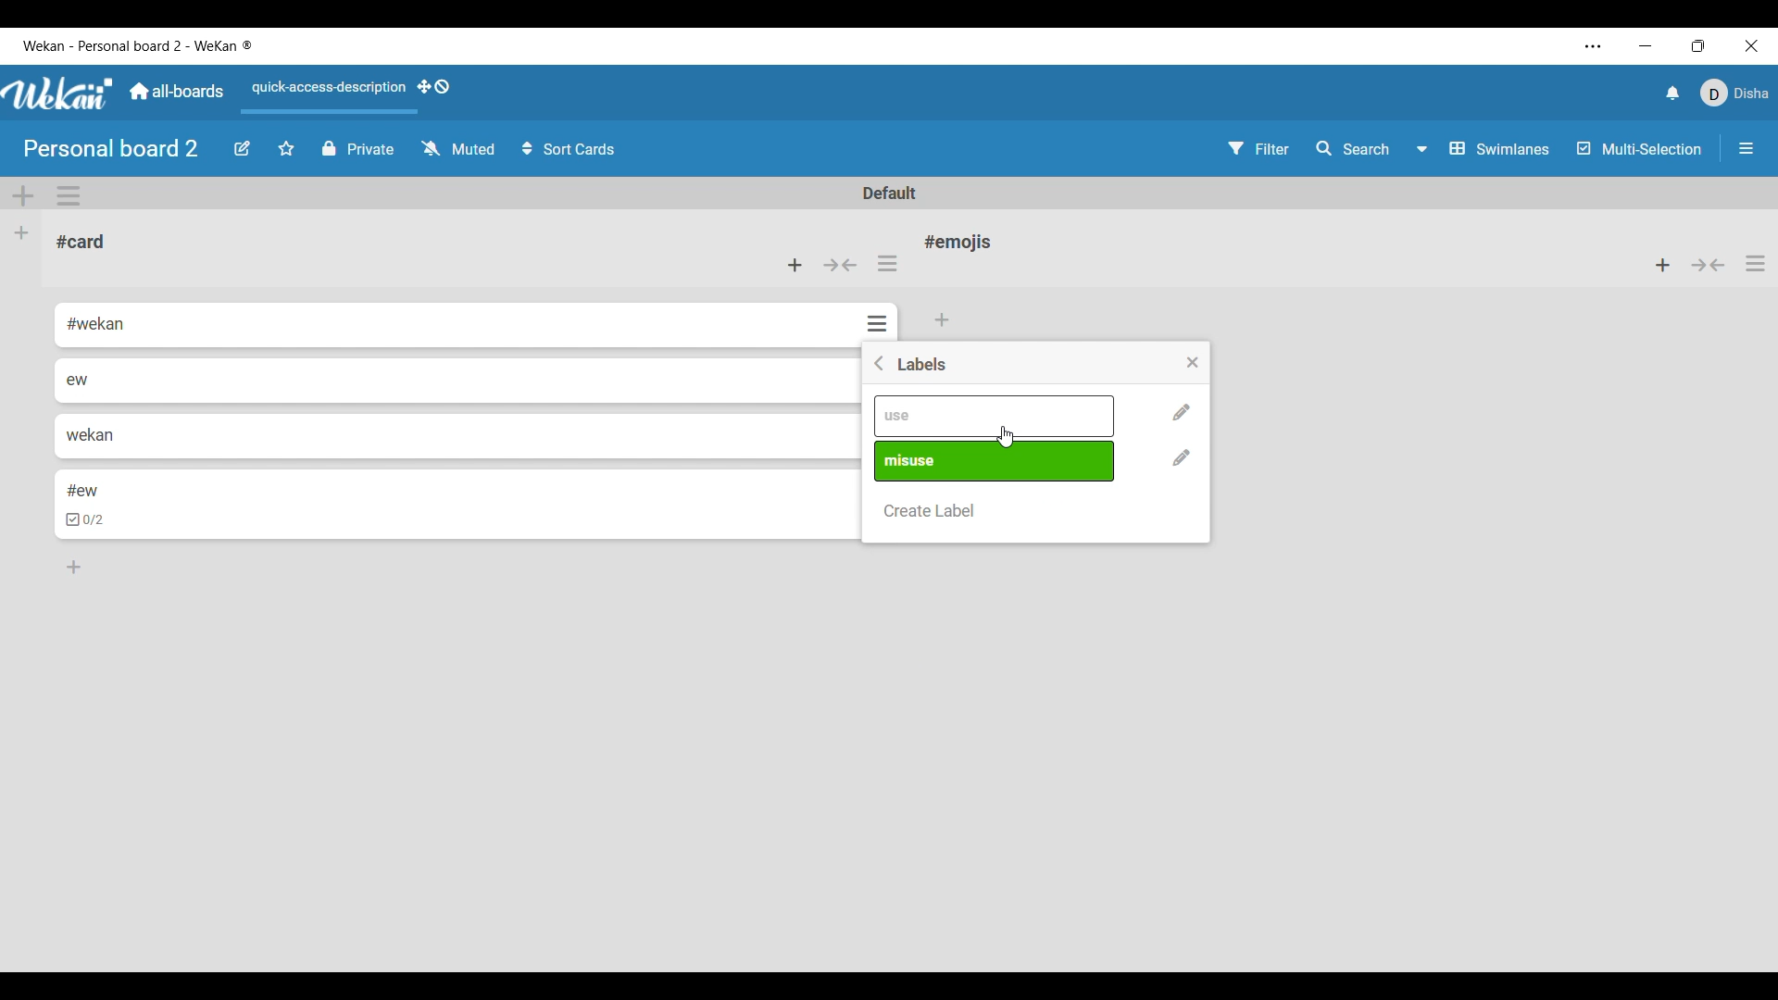 This screenshot has height=1000, width=1778. What do you see at coordinates (1698, 45) in the screenshot?
I see `Show interface in a smaller tab` at bounding box center [1698, 45].